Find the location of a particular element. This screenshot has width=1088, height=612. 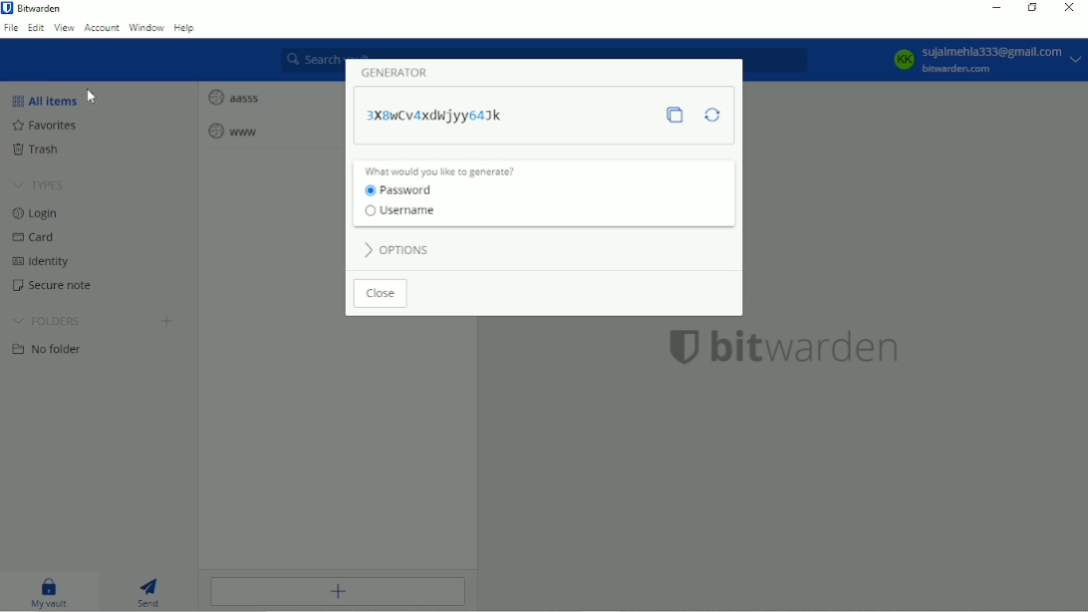

Help is located at coordinates (186, 28).